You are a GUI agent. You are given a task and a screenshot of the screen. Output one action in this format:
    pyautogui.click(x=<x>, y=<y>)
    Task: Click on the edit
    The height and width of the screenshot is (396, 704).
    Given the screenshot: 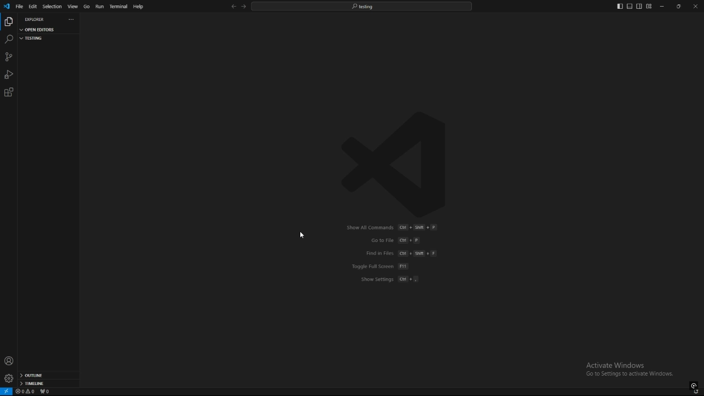 What is the action you would take?
    pyautogui.click(x=33, y=6)
    